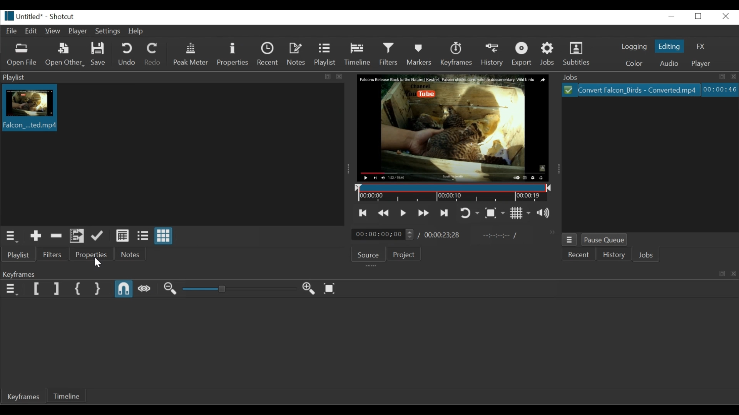  I want to click on File name, so click(24, 17).